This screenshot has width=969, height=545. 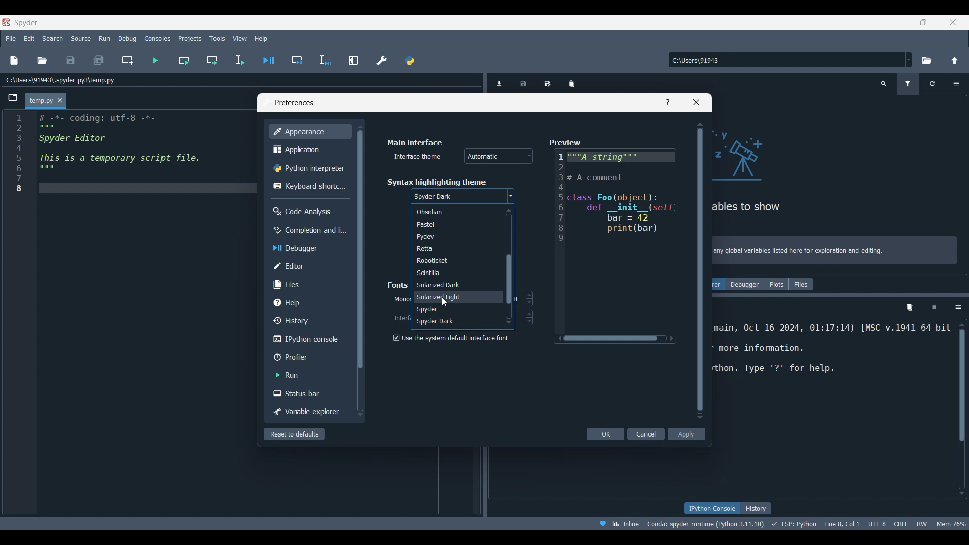 What do you see at coordinates (616, 240) in the screenshot?
I see `Preview` at bounding box center [616, 240].